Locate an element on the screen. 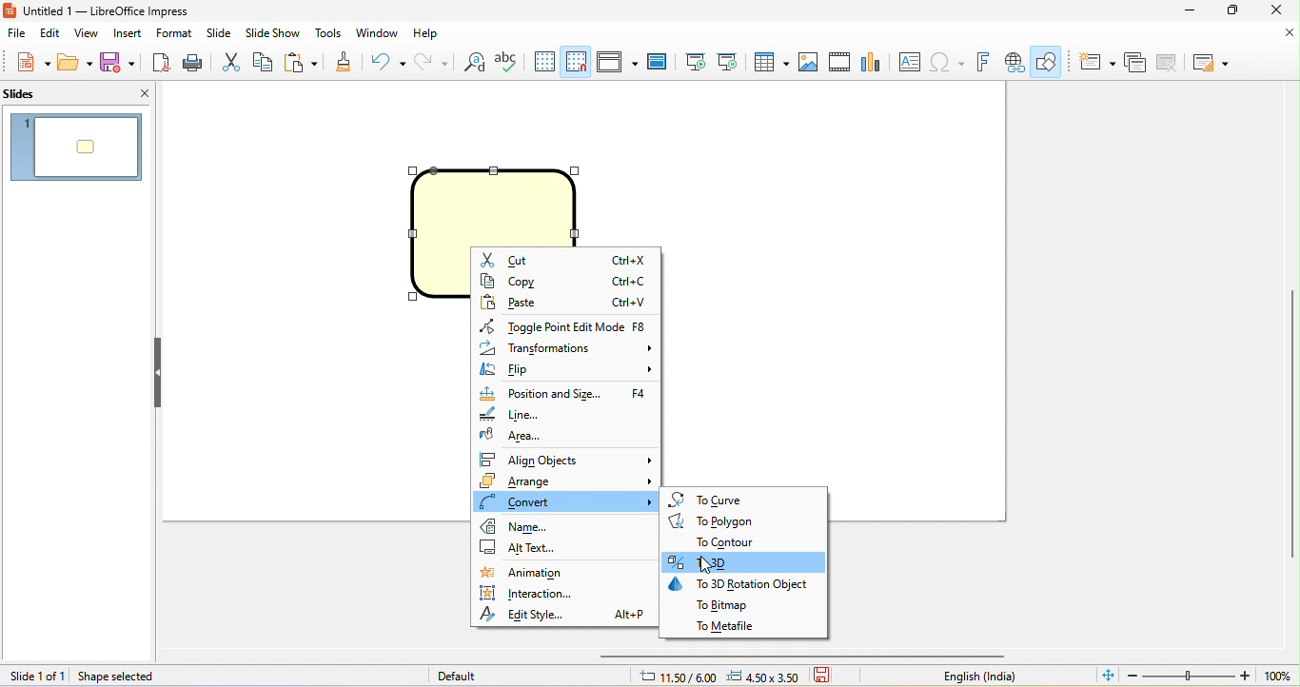 This screenshot has height=687, width=1300. file is located at coordinates (15, 31).